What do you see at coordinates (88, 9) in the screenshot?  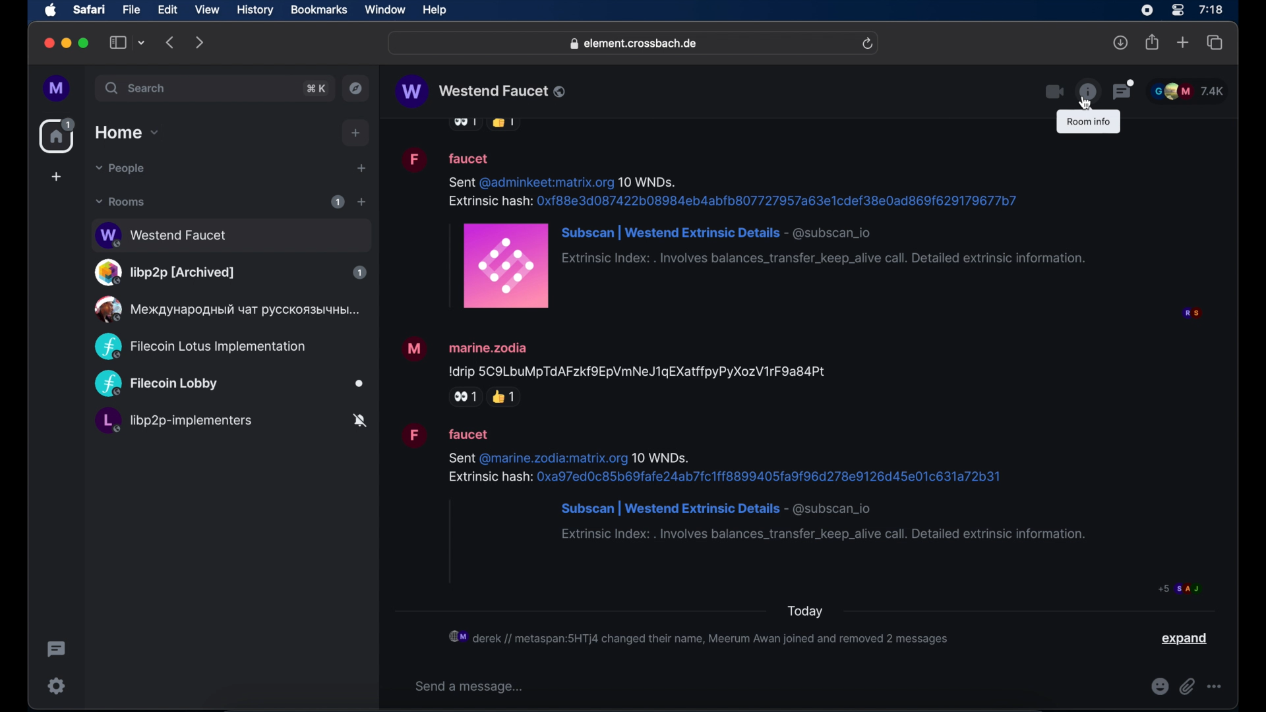 I see `safari` at bounding box center [88, 9].